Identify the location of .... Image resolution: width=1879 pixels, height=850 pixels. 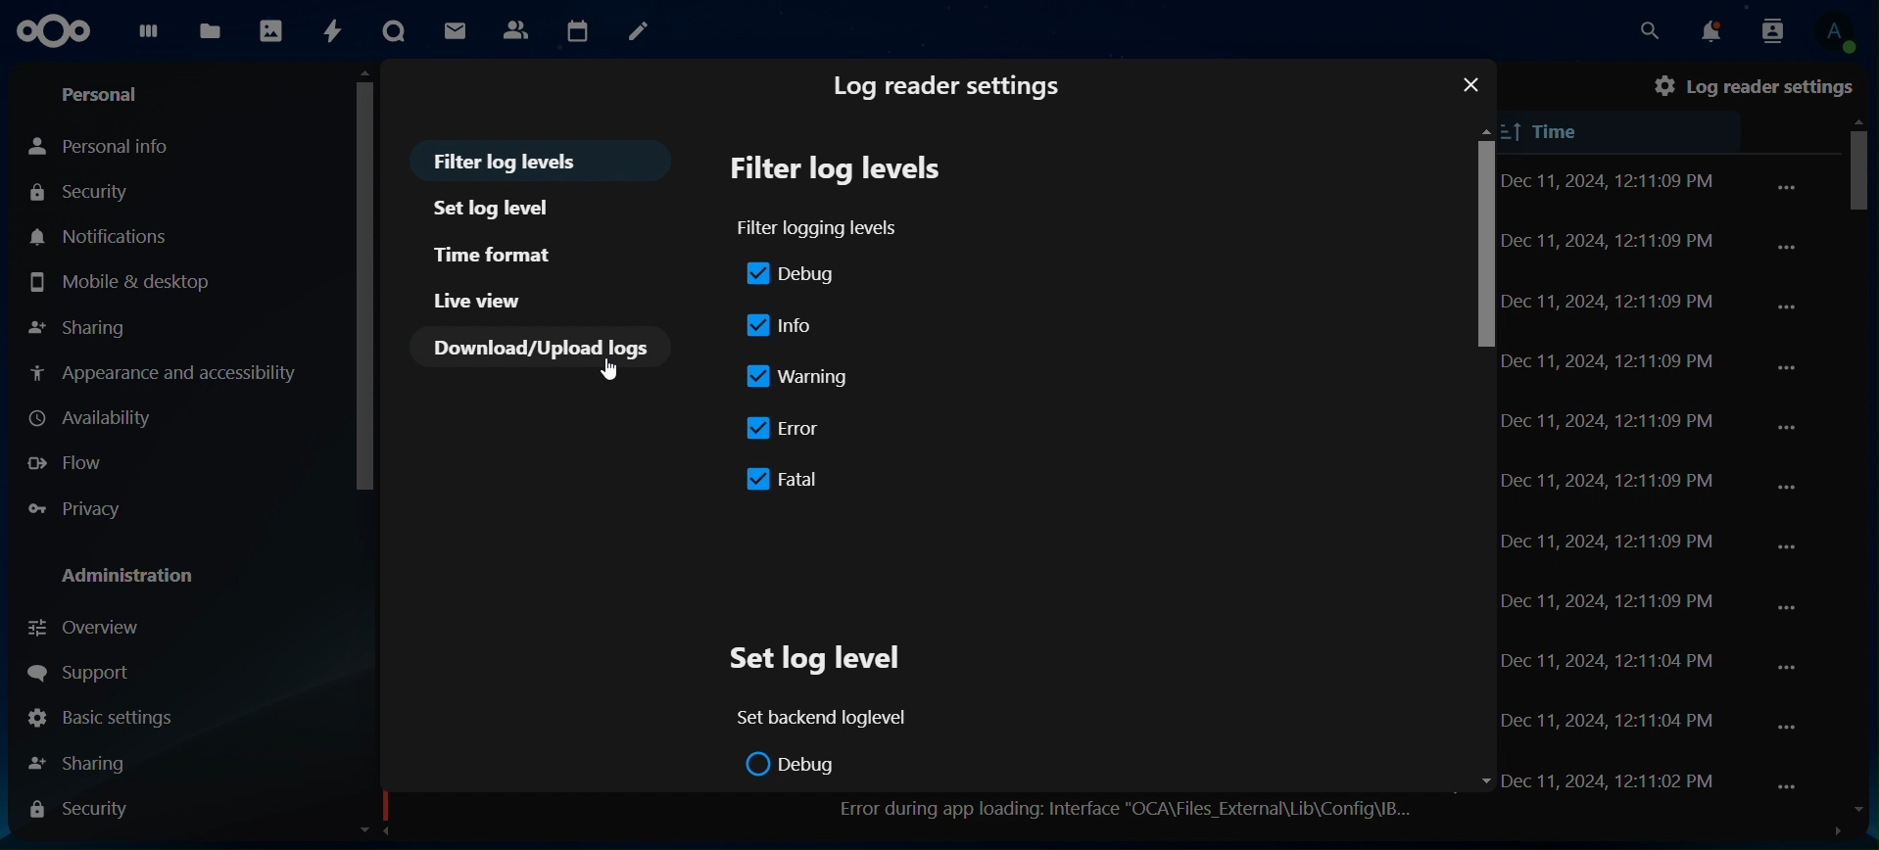
(1791, 306).